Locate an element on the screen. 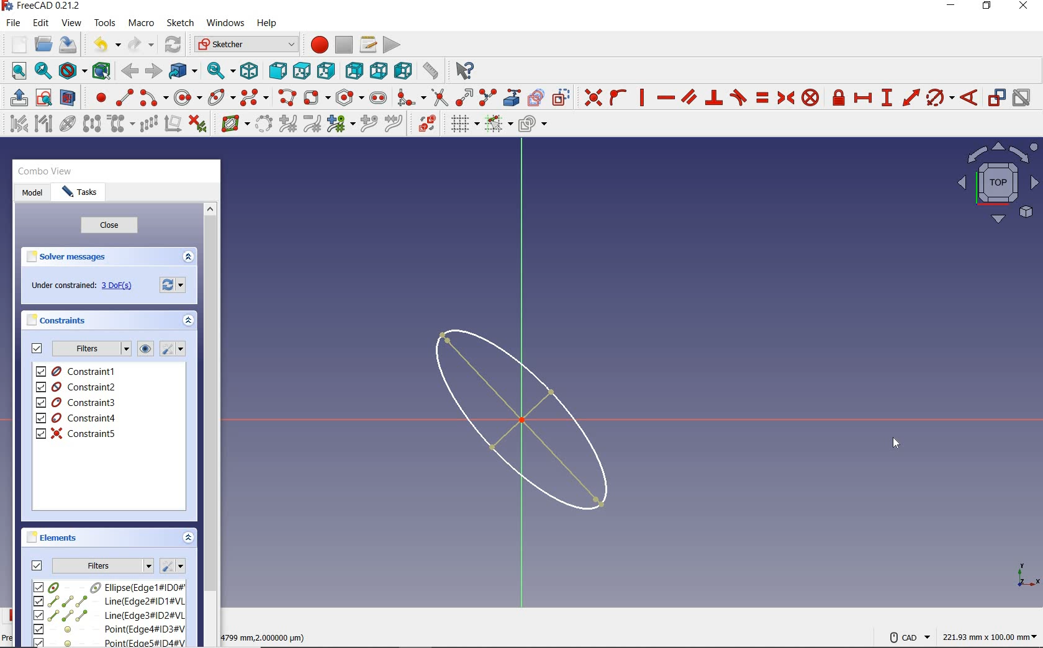 This screenshot has height=648, width=1043. front is located at coordinates (275, 71).